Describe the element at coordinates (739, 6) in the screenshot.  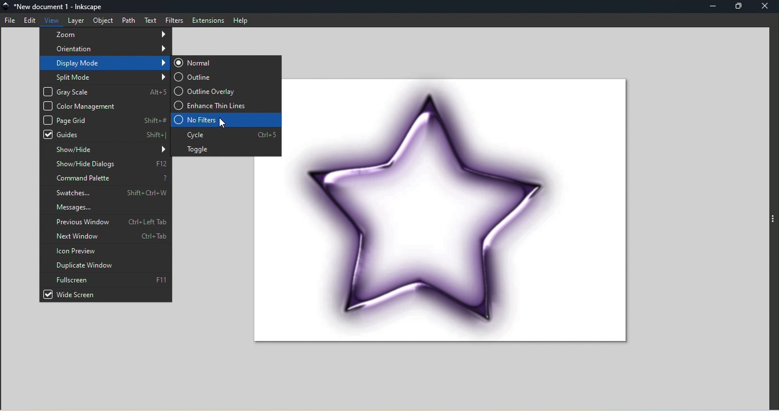
I see `Maximize` at that location.